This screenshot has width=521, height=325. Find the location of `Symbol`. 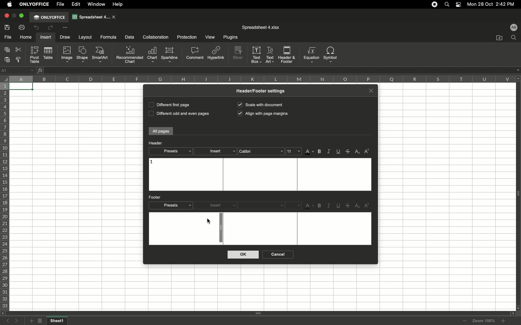

Symbol is located at coordinates (331, 55).